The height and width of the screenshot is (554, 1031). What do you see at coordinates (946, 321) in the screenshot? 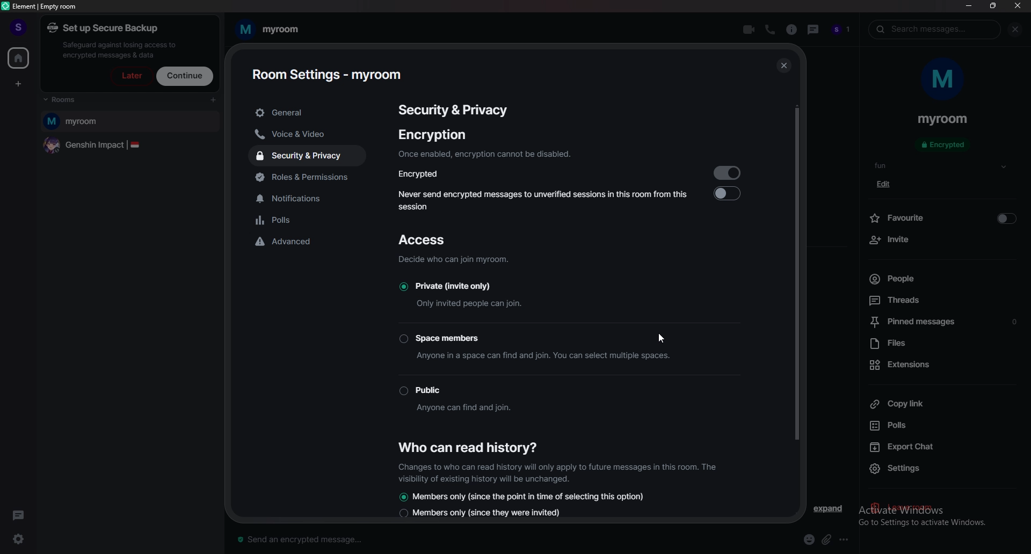
I see `pinned messages` at bounding box center [946, 321].